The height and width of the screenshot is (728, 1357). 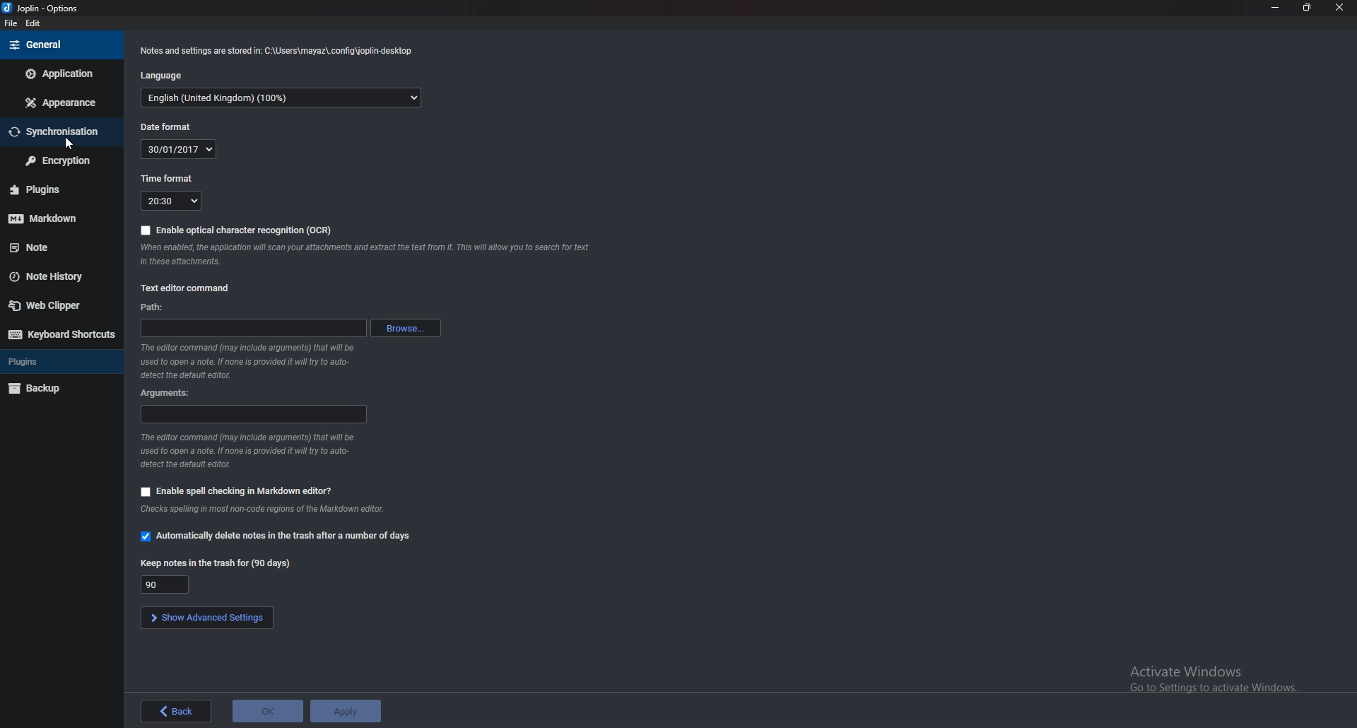 I want to click on sync, so click(x=59, y=131).